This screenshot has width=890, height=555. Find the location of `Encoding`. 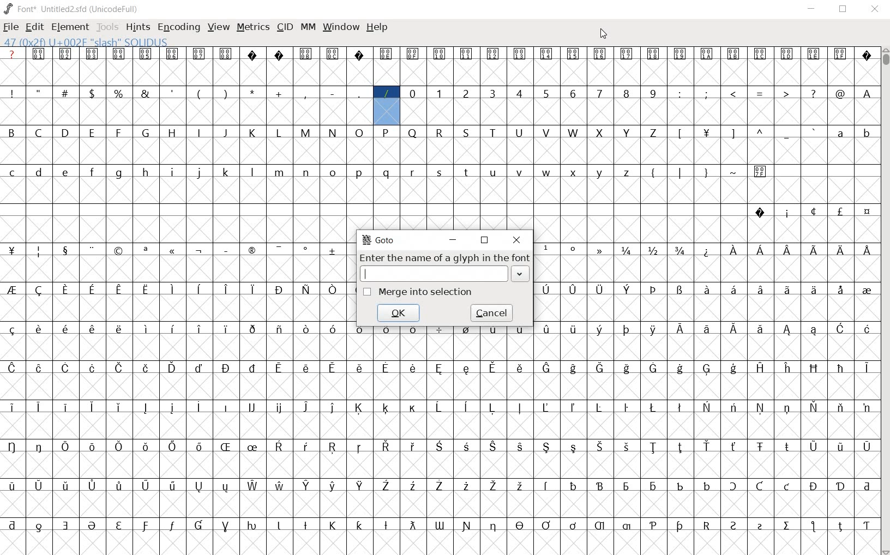

Encoding is located at coordinates (116, 8).